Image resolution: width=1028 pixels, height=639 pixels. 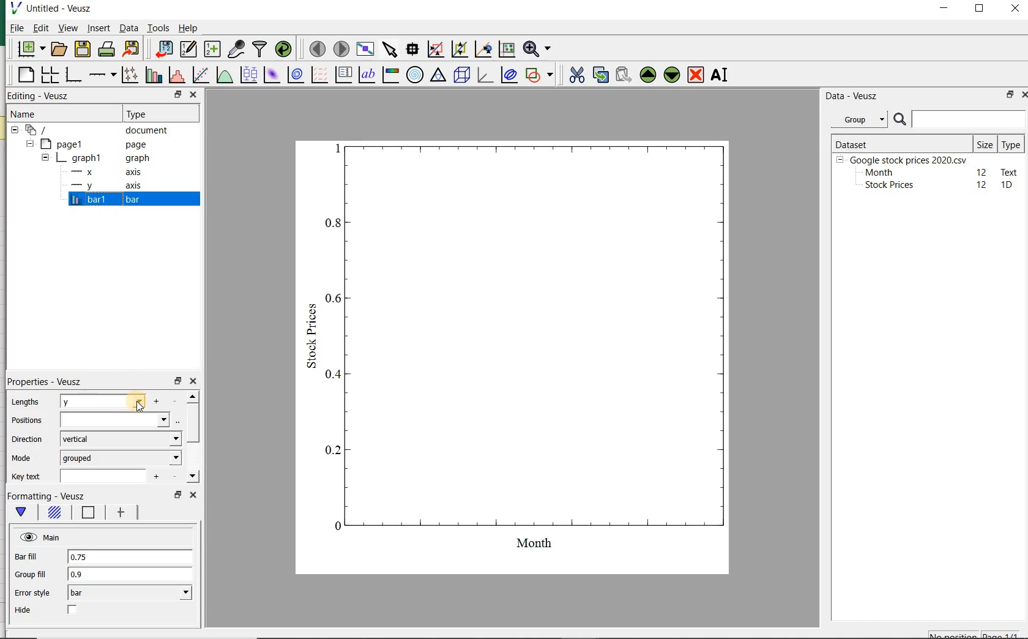 What do you see at coordinates (26, 478) in the screenshot?
I see `Key text` at bounding box center [26, 478].